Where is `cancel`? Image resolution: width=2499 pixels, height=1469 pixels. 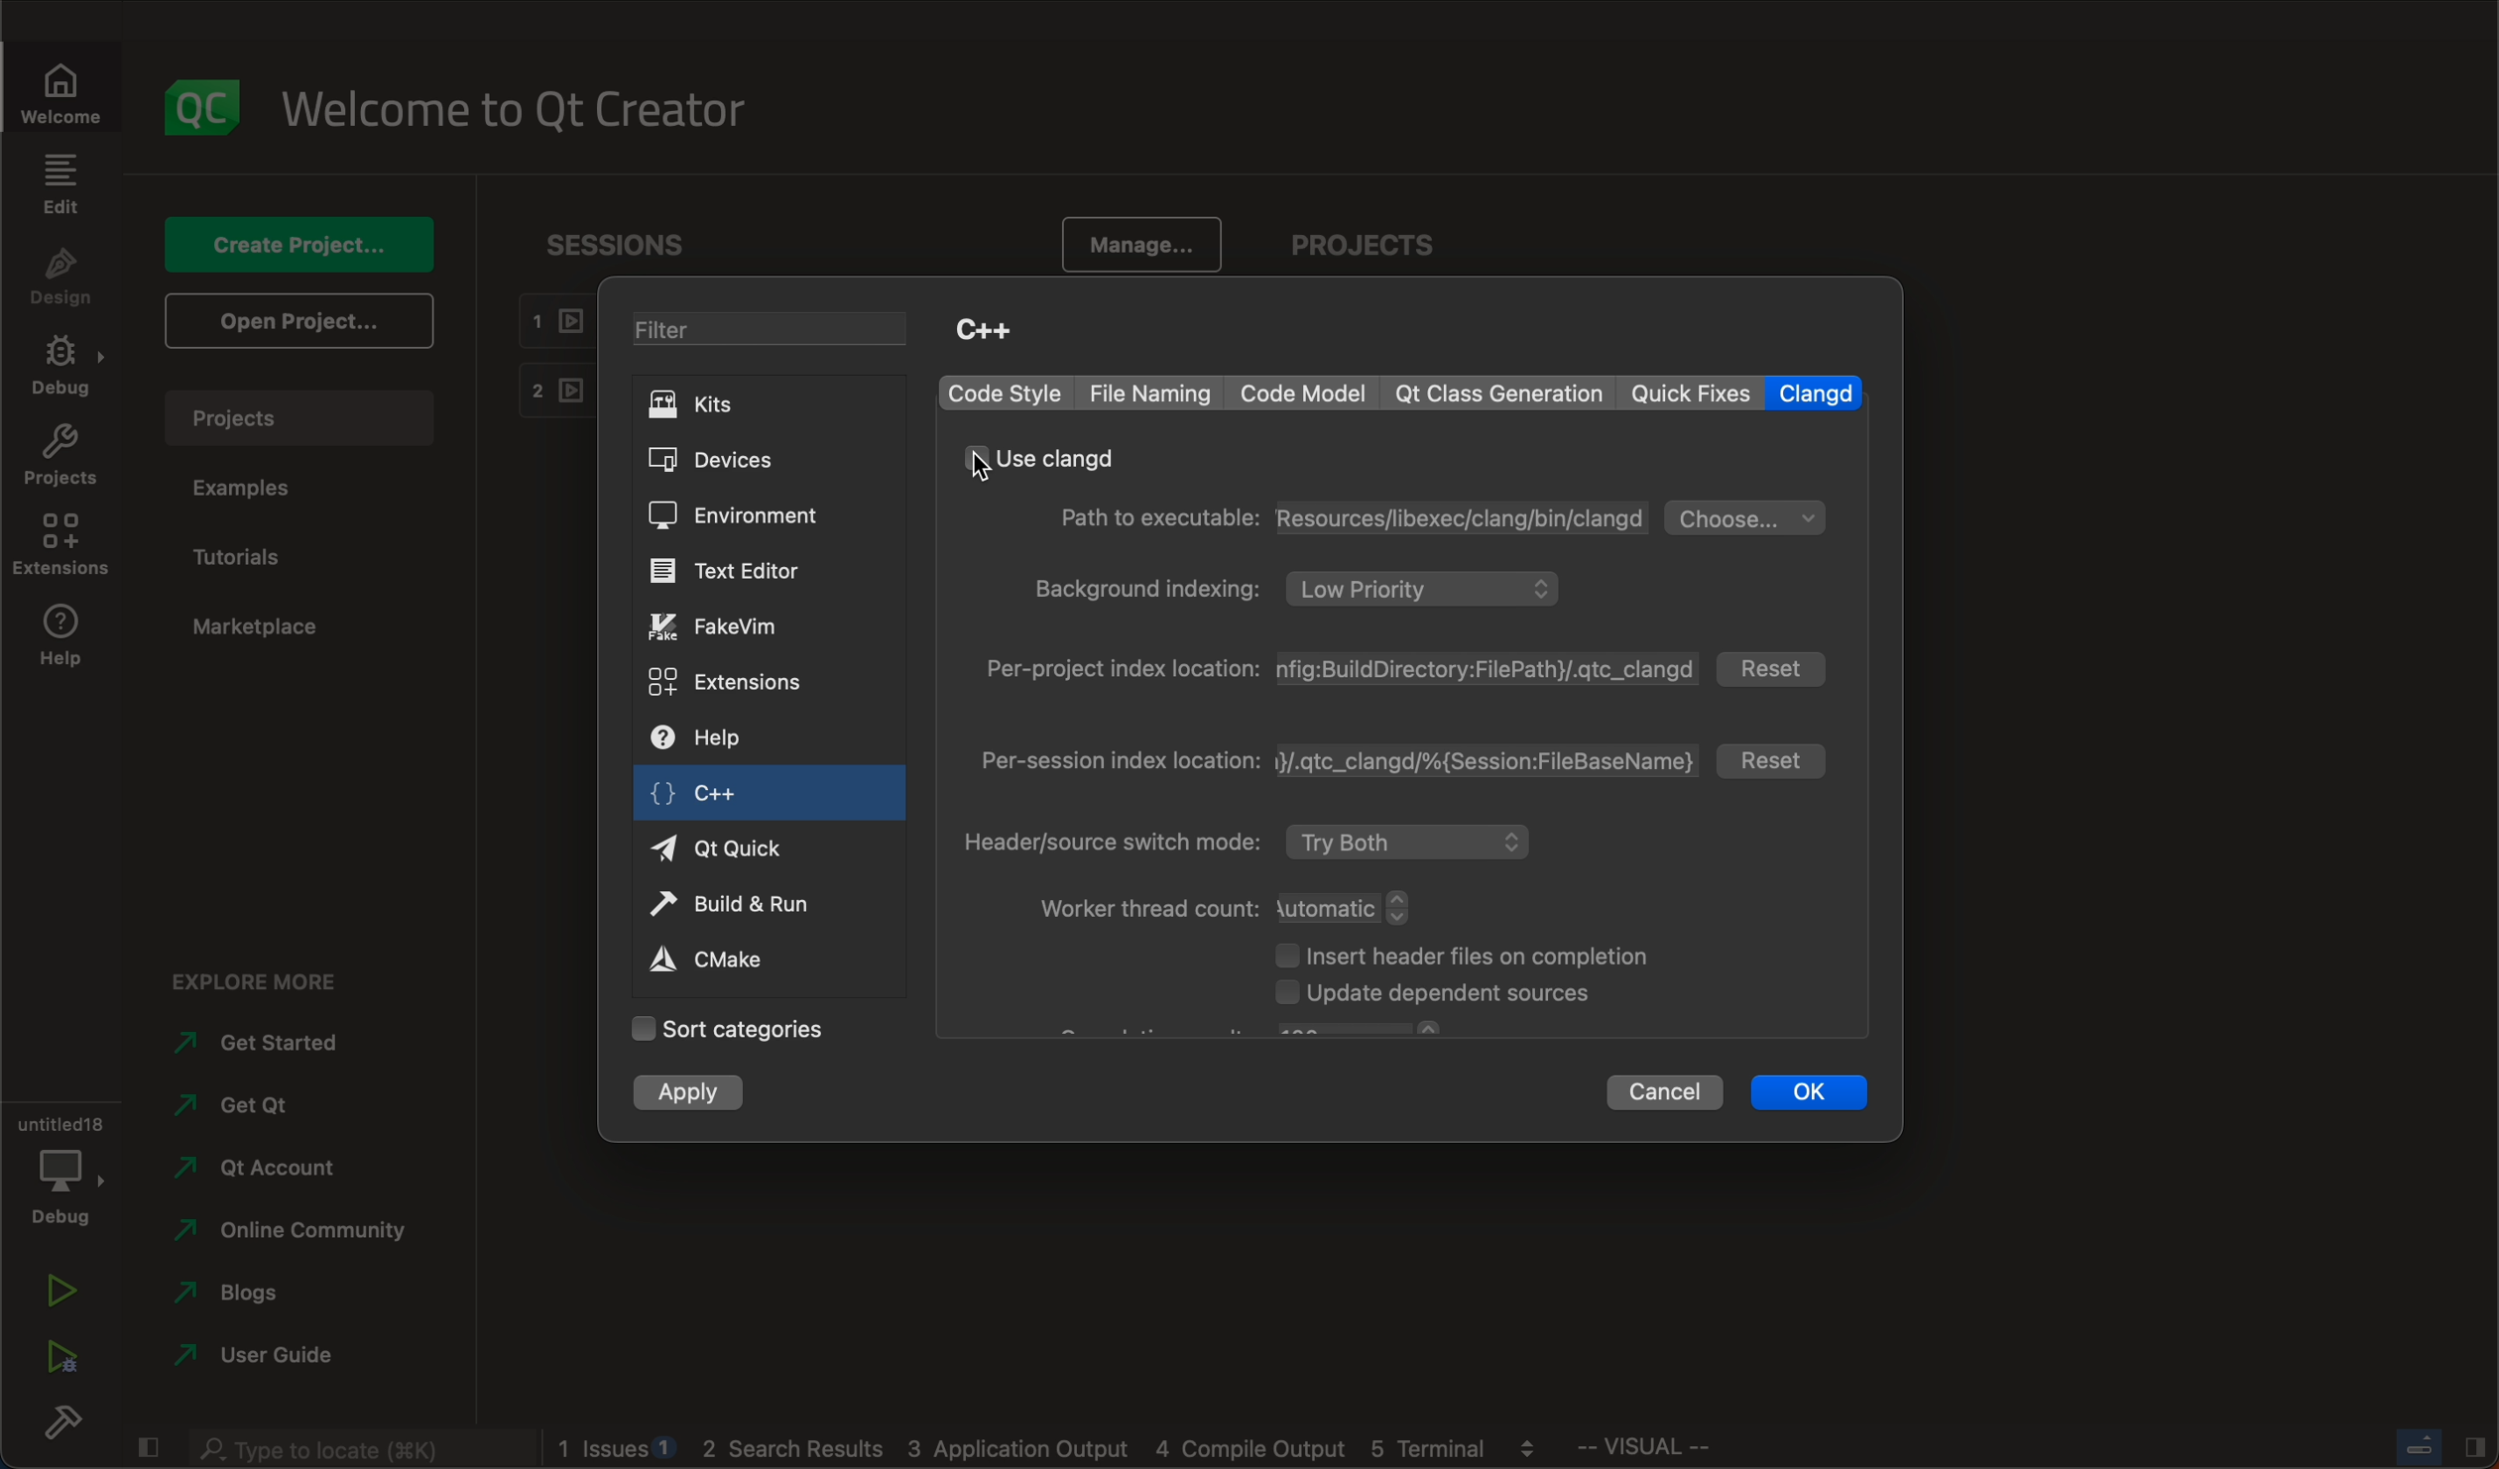
cancel is located at coordinates (1669, 1096).